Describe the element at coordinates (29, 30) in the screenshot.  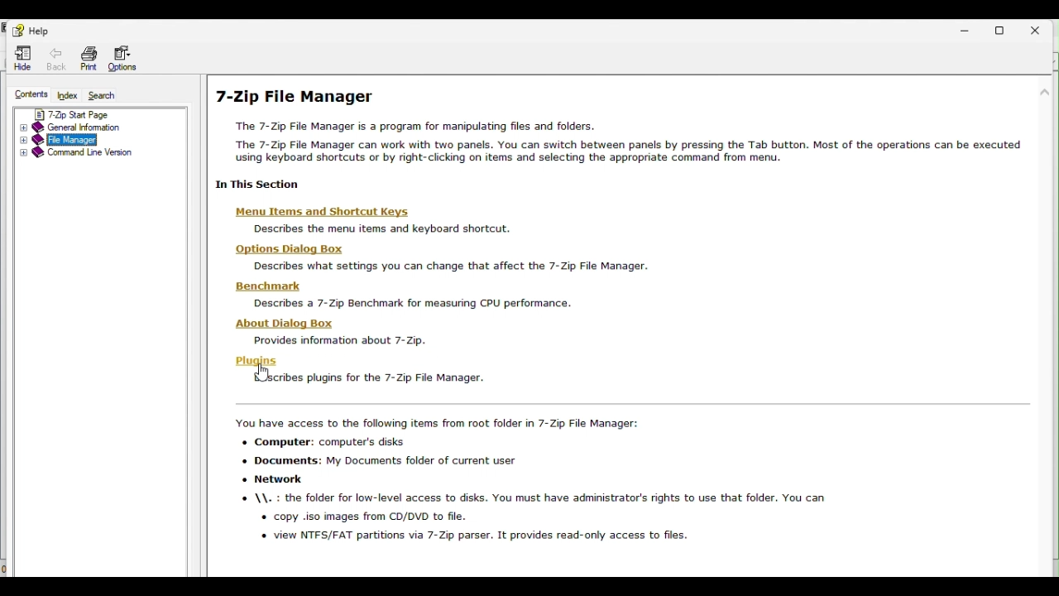
I see `help` at that location.